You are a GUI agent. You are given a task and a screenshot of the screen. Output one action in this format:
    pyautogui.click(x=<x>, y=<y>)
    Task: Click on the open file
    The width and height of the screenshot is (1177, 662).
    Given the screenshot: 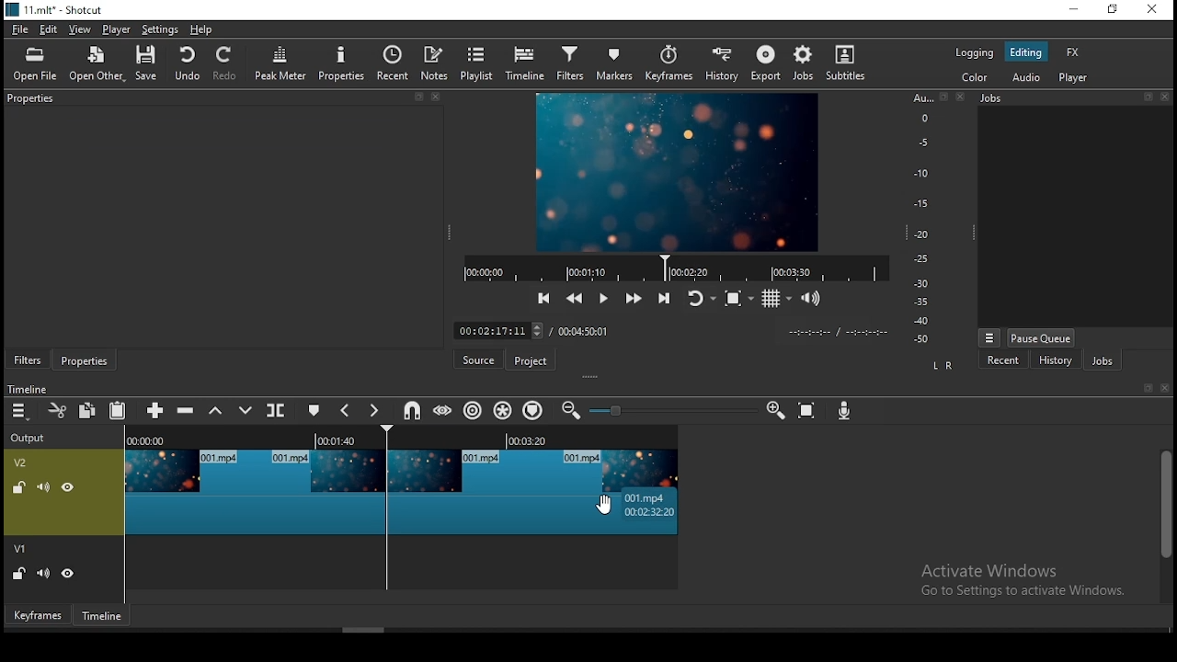 What is the action you would take?
    pyautogui.click(x=35, y=62)
    